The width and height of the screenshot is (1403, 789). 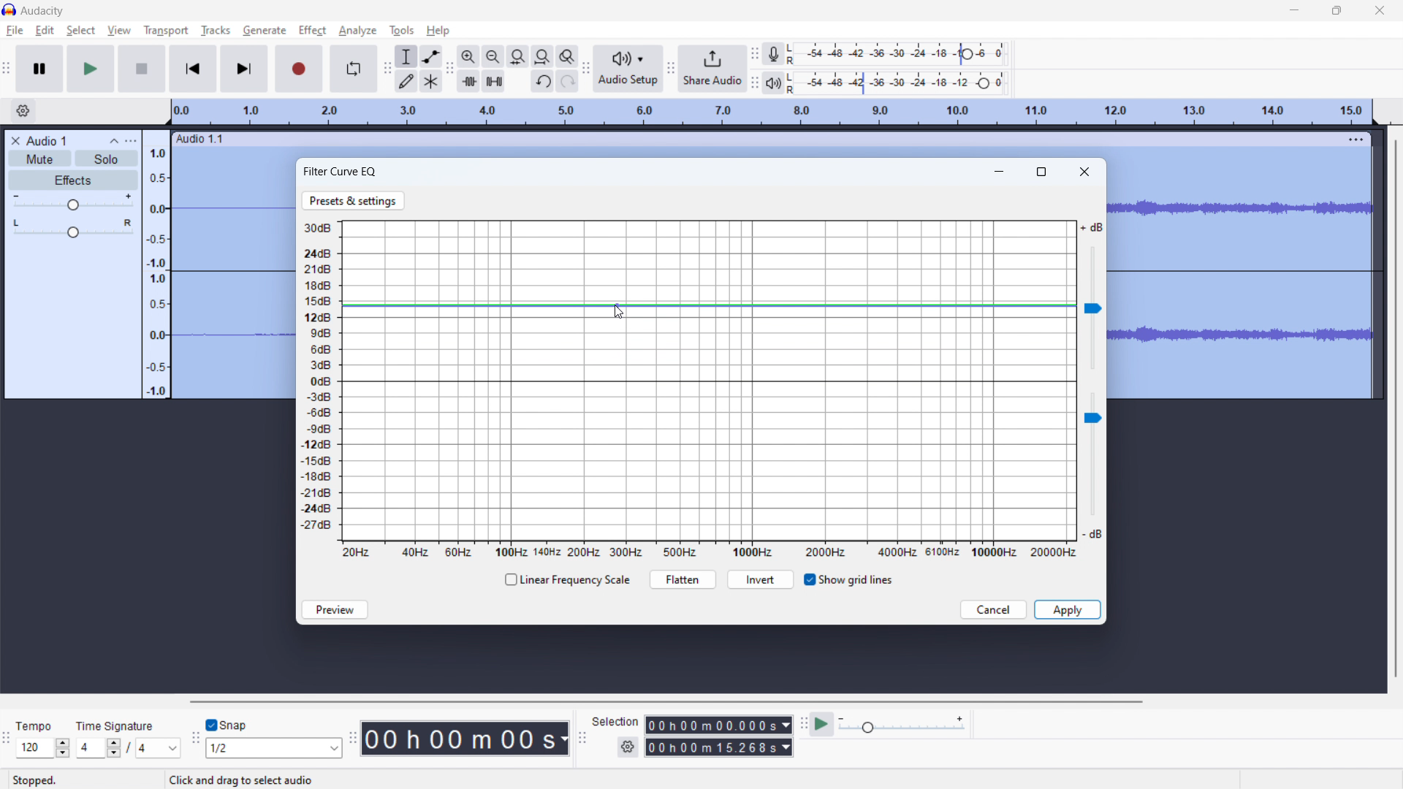 I want to click on time signature toolbar, so click(x=7, y=739).